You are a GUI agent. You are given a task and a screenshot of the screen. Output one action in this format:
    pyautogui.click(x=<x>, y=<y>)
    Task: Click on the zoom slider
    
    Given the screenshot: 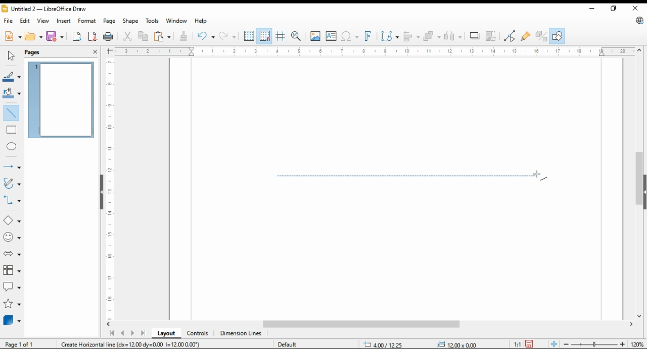 What is the action you would take?
    pyautogui.click(x=593, y=344)
    